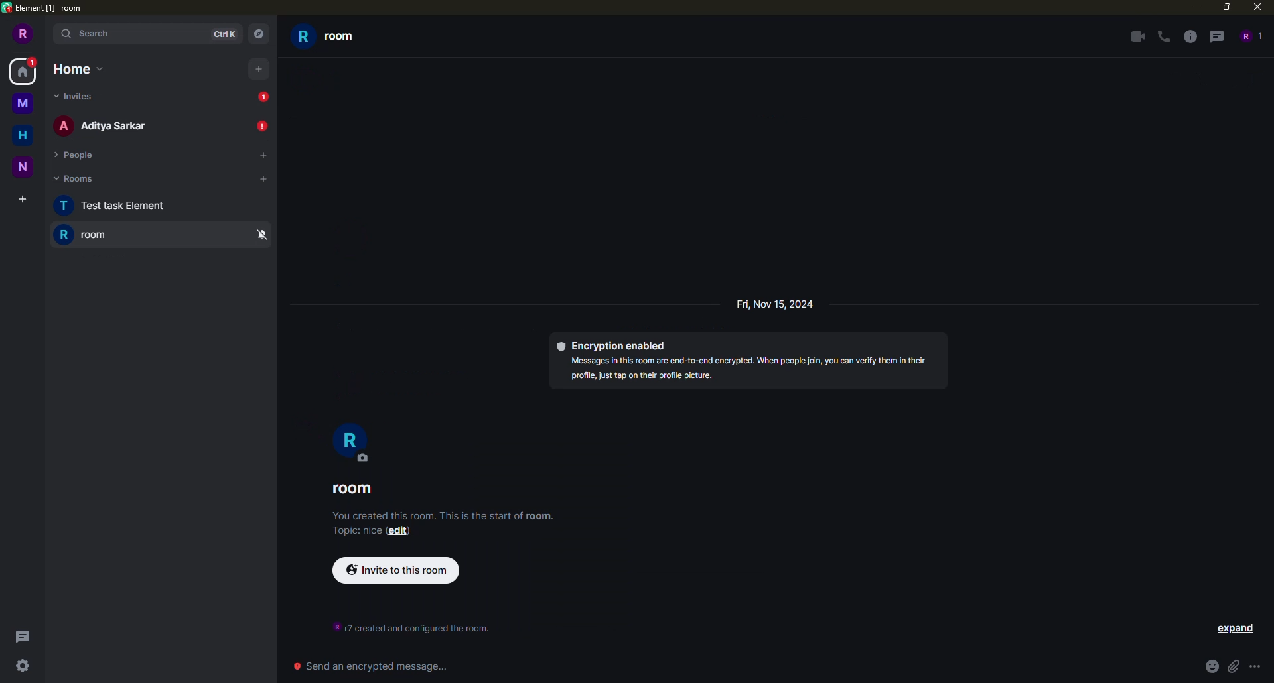  What do you see at coordinates (1216, 36) in the screenshot?
I see `threads` at bounding box center [1216, 36].